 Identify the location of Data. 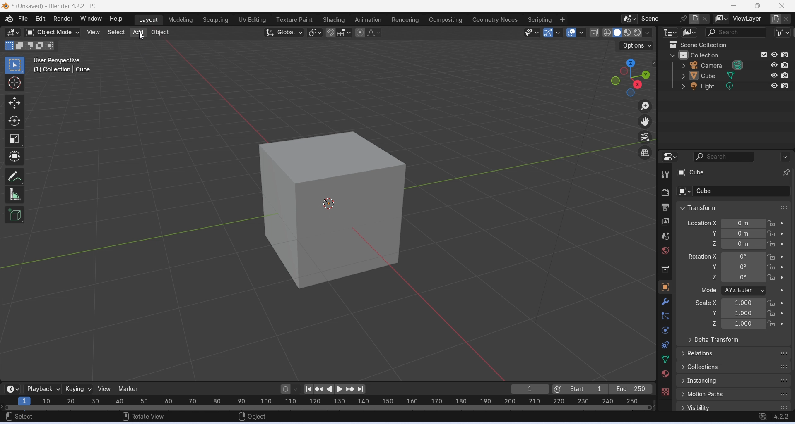
(665, 360).